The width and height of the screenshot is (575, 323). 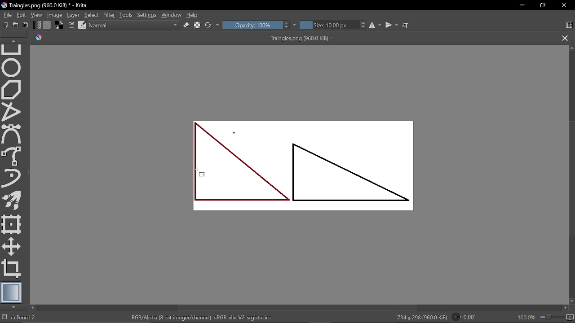 What do you see at coordinates (36, 14) in the screenshot?
I see `View` at bounding box center [36, 14].